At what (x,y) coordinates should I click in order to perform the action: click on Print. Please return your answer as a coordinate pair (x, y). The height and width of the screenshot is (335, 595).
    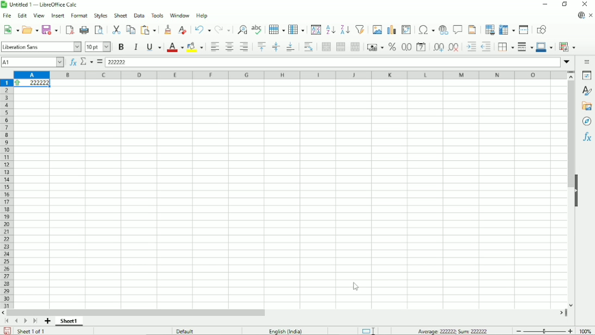
    Looking at the image, I should click on (85, 30).